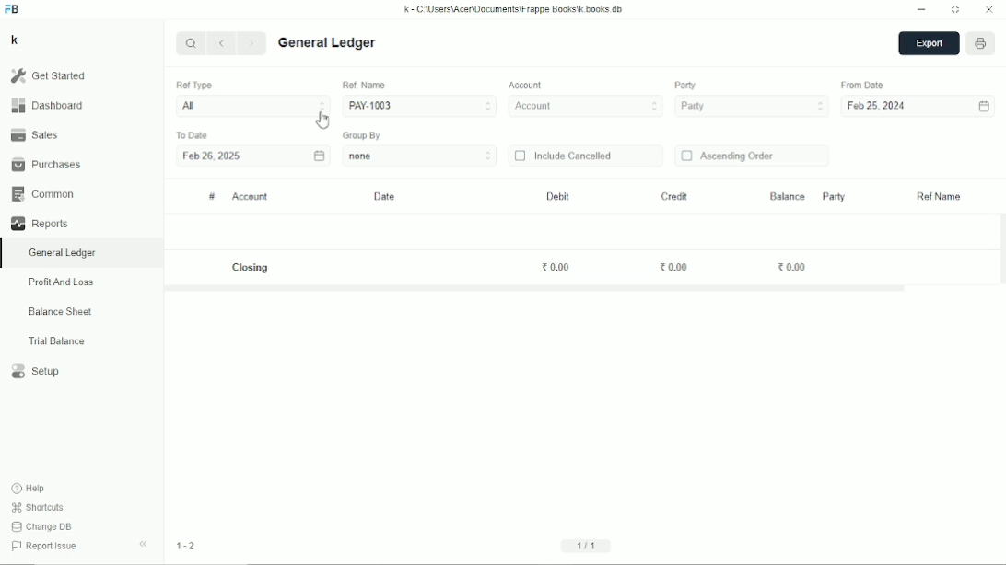  Describe the element at coordinates (527, 86) in the screenshot. I see `Account` at that location.